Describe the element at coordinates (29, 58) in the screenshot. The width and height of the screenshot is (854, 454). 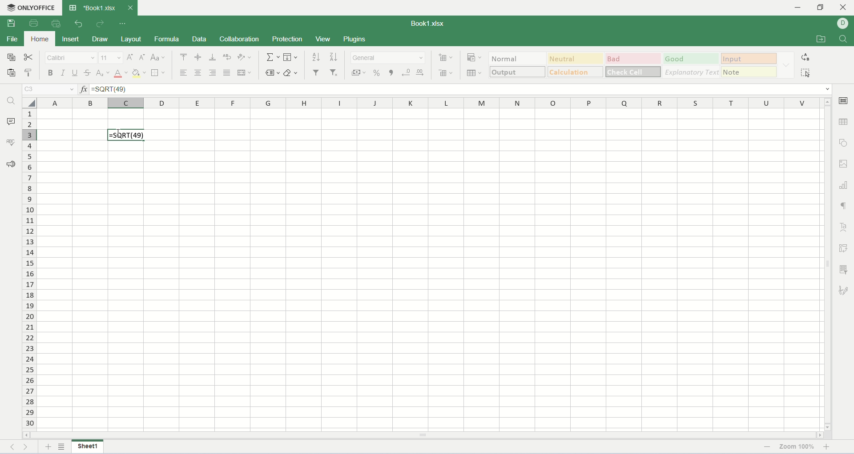
I see `cut` at that location.